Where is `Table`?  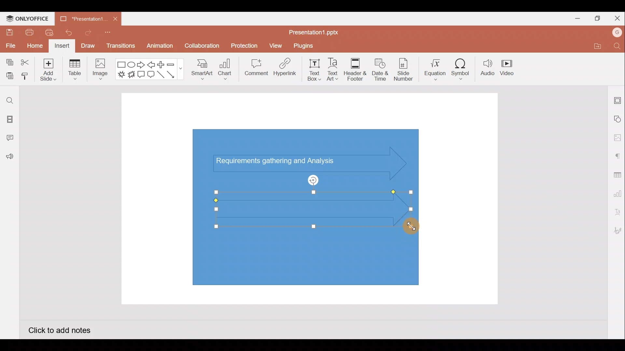 Table is located at coordinates (76, 70).